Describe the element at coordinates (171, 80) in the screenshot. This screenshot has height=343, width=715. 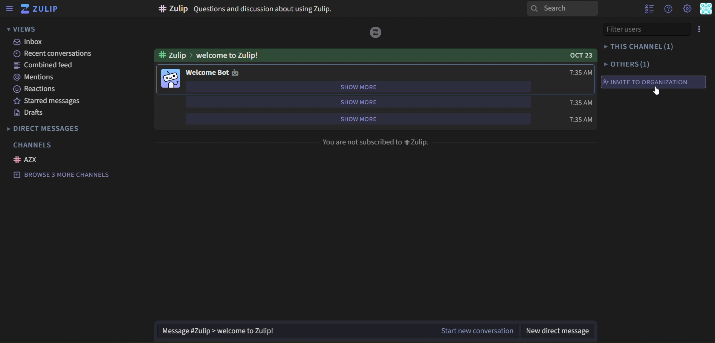
I see `image` at that location.